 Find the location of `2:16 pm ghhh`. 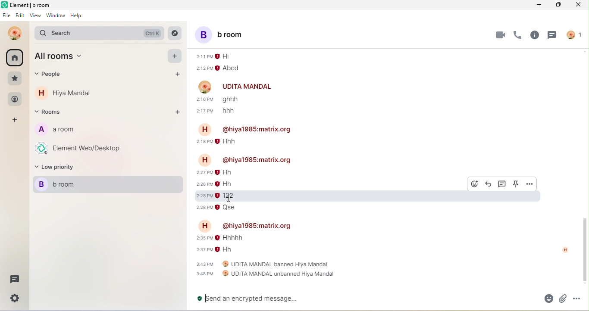

2:16 pm ghhh is located at coordinates (217, 100).